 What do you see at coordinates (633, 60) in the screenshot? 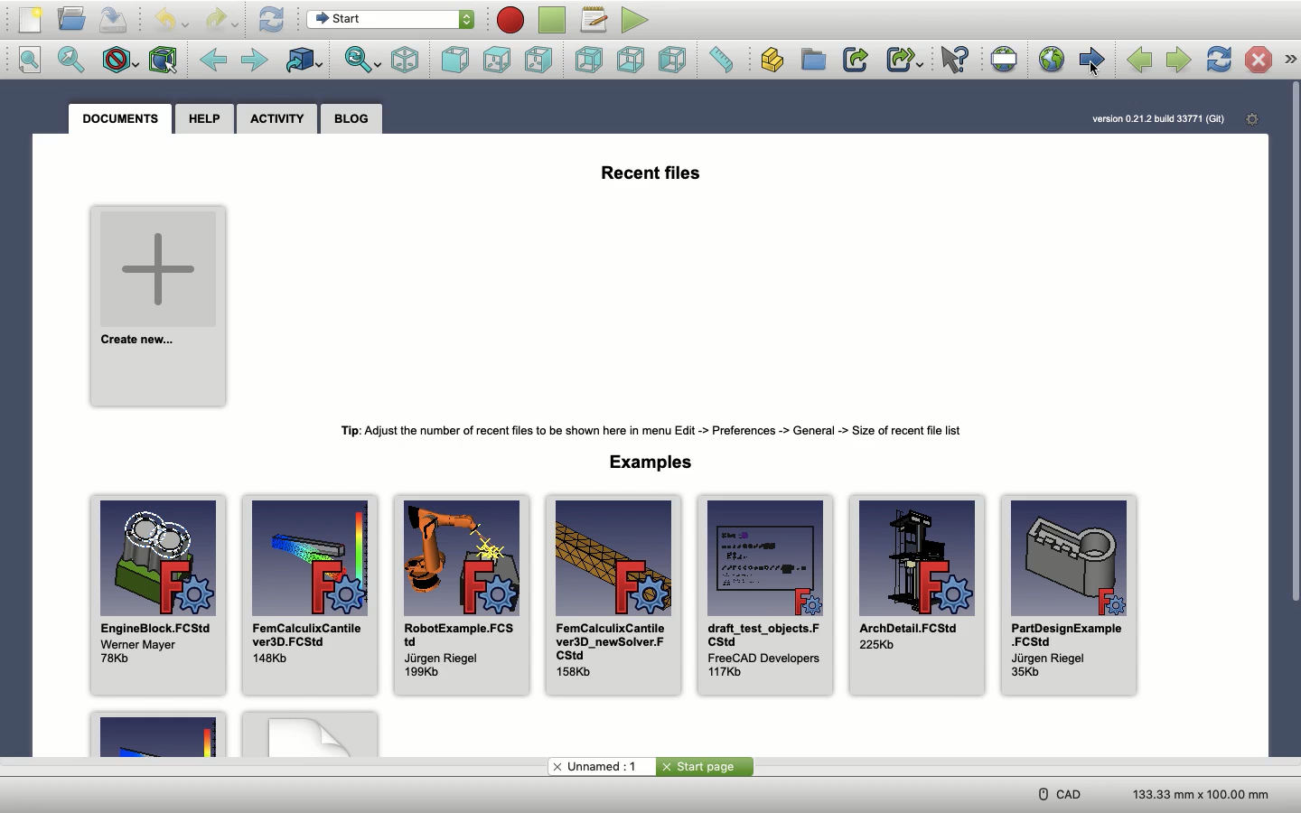
I see `Bottom` at bounding box center [633, 60].